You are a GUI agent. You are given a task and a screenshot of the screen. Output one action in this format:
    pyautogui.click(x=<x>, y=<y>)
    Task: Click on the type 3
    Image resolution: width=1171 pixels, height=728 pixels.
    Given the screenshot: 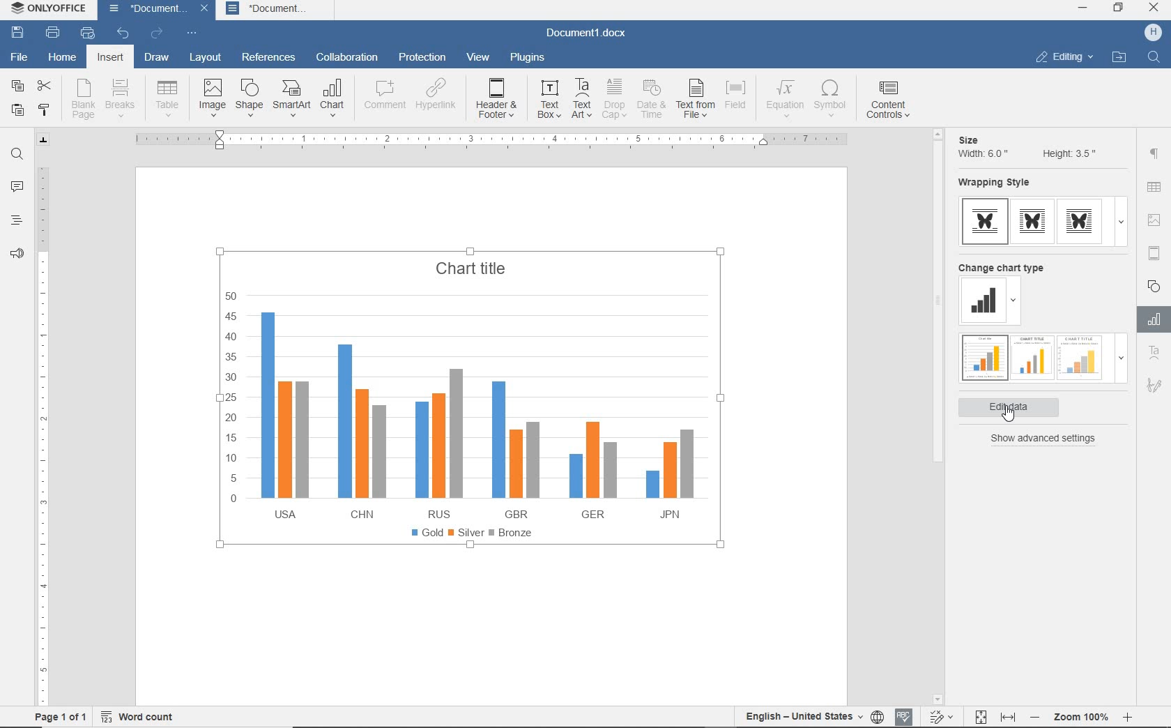 What is the action you would take?
    pyautogui.click(x=1083, y=221)
    